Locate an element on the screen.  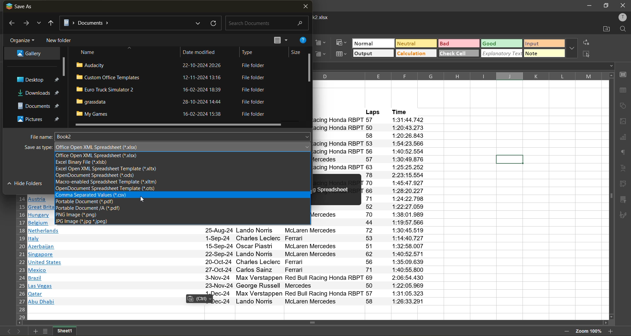
zoom factor is located at coordinates (588, 331).